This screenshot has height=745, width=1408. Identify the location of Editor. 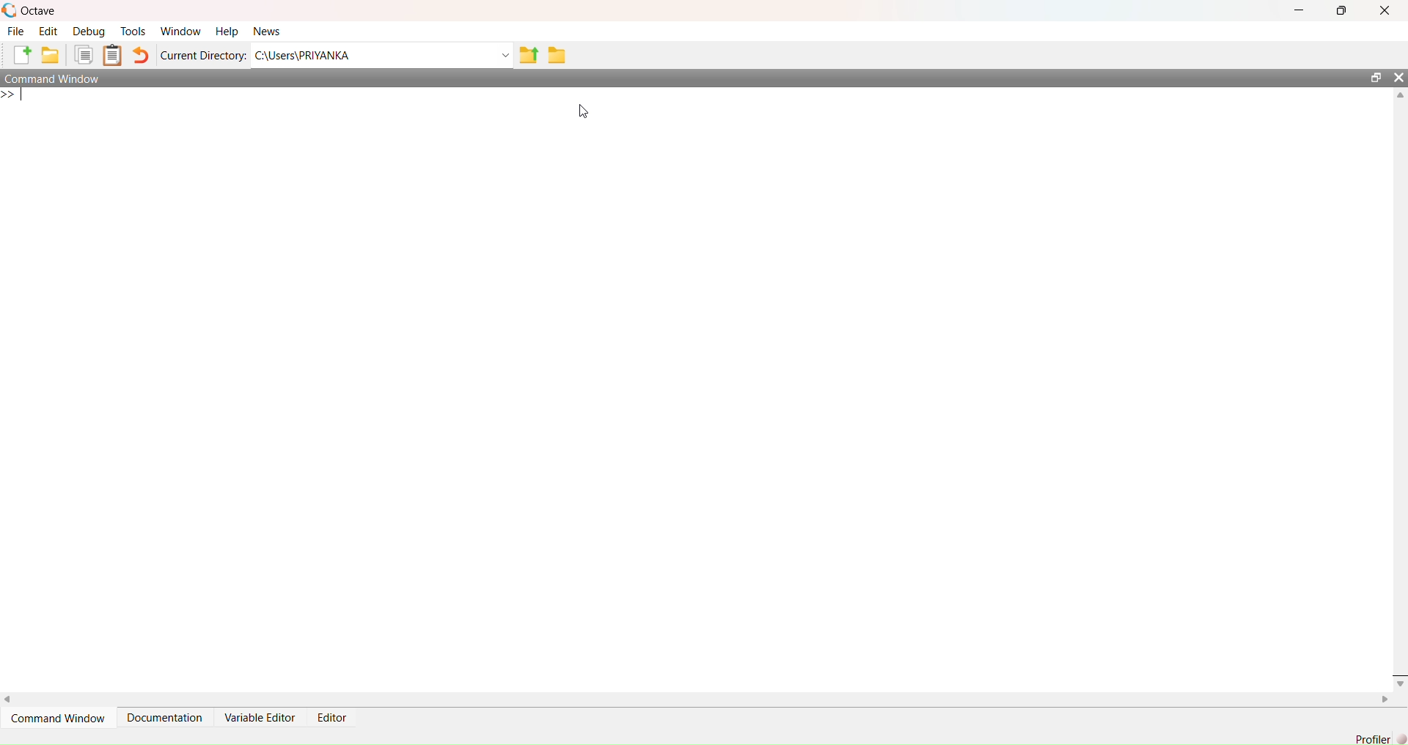
(334, 719).